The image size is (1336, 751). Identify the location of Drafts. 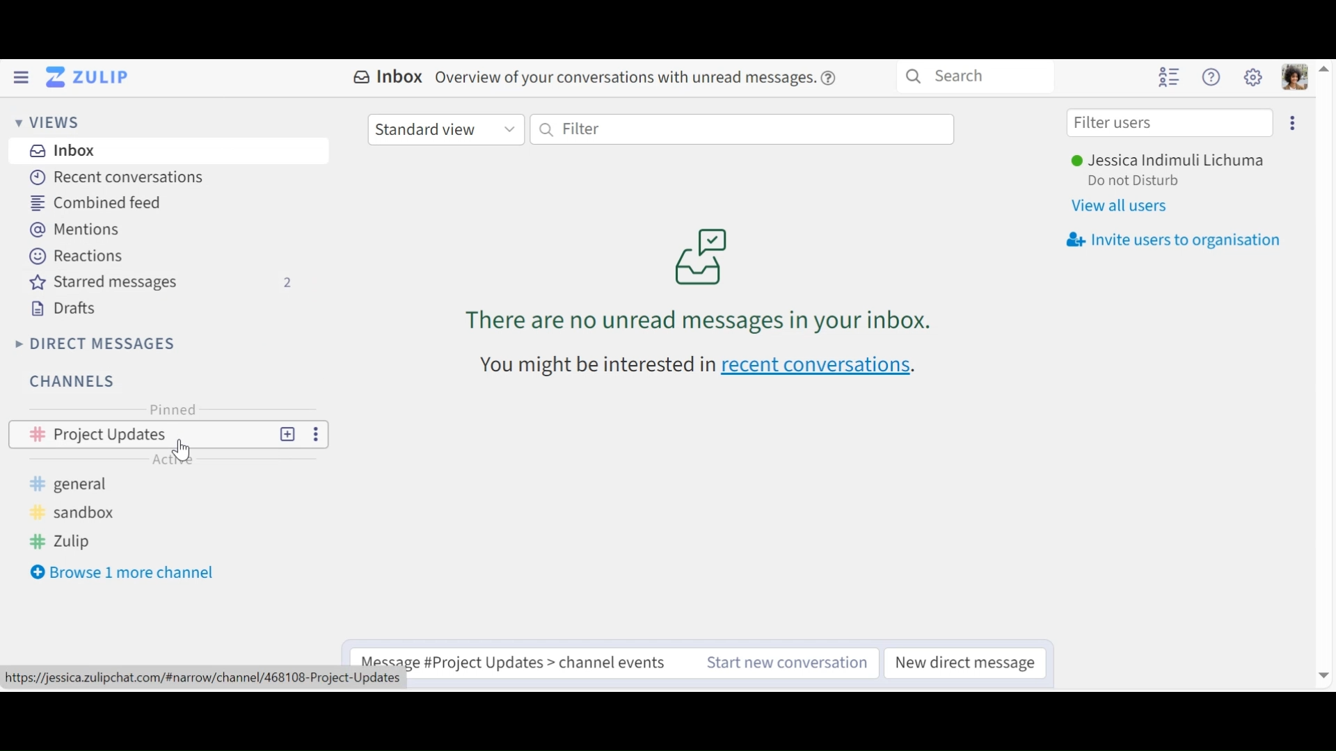
(63, 309).